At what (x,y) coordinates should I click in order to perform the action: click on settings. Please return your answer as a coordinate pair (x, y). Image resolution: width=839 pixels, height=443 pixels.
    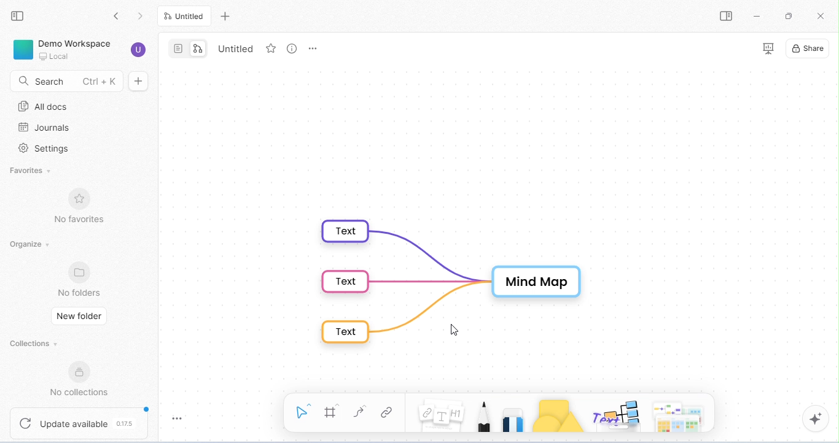
    Looking at the image, I should click on (45, 148).